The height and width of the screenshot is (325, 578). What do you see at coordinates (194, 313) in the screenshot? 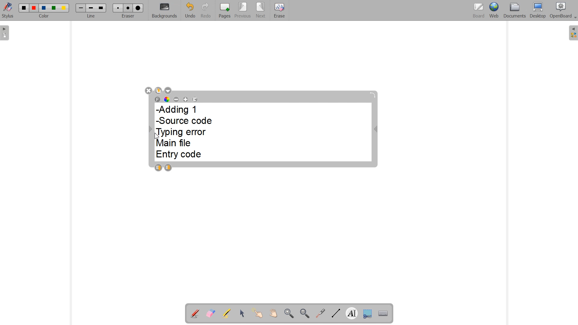
I see `Annotation document` at bounding box center [194, 313].